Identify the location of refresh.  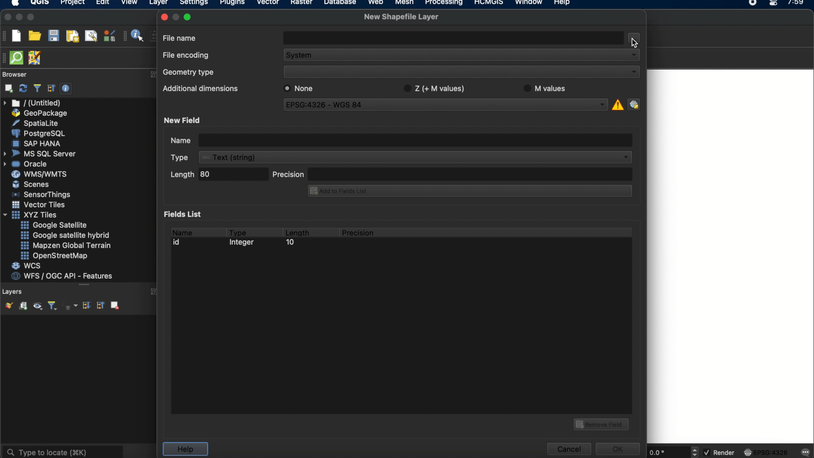
(23, 89).